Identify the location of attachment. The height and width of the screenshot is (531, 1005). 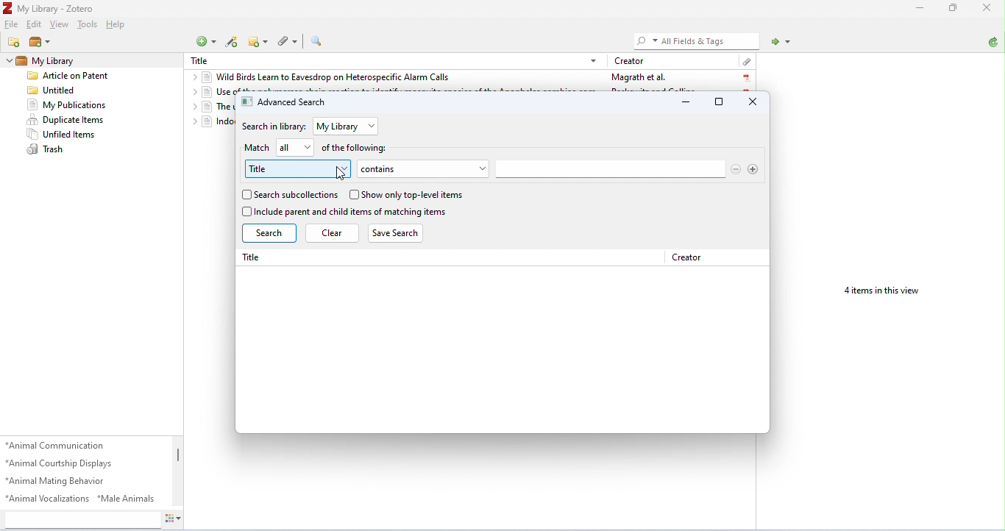
(747, 61).